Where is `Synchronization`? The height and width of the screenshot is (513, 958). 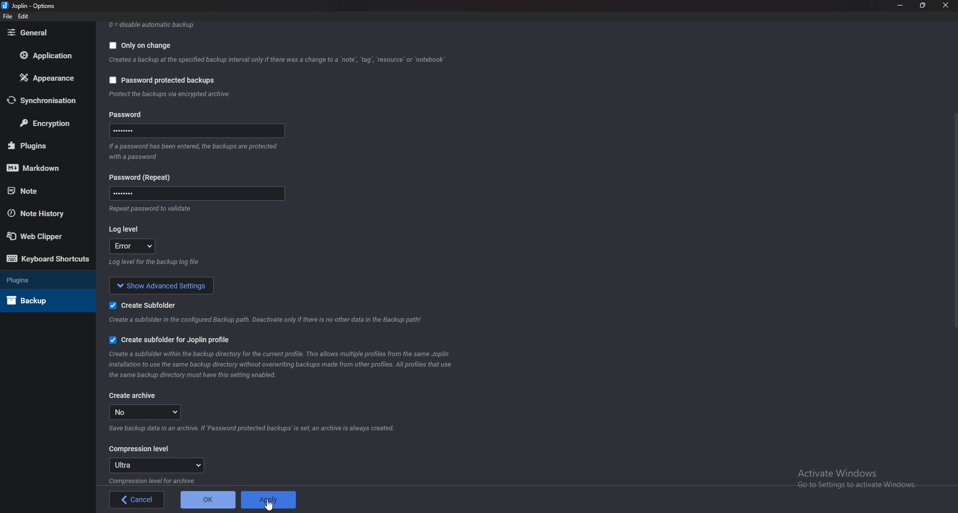
Synchronization is located at coordinates (47, 100).